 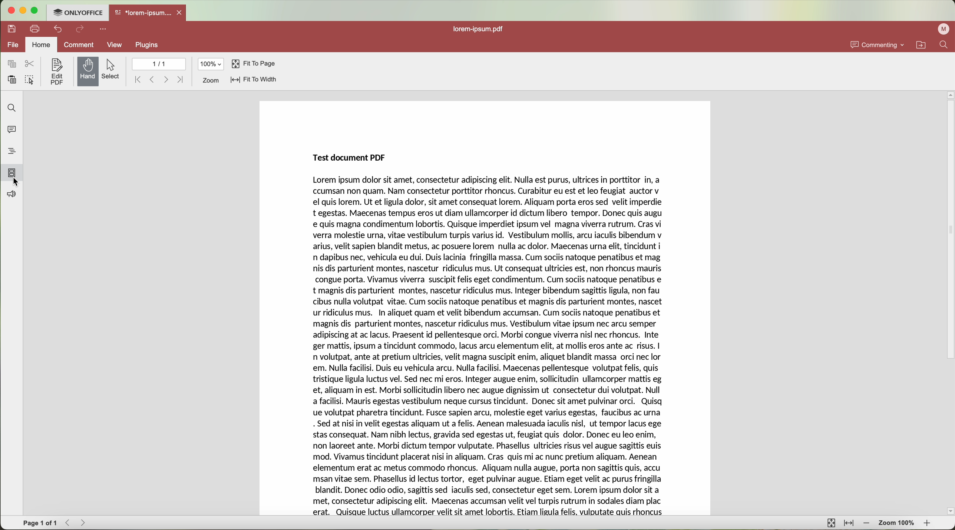 I want to click on ONLYOFFICE, so click(x=77, y=13).